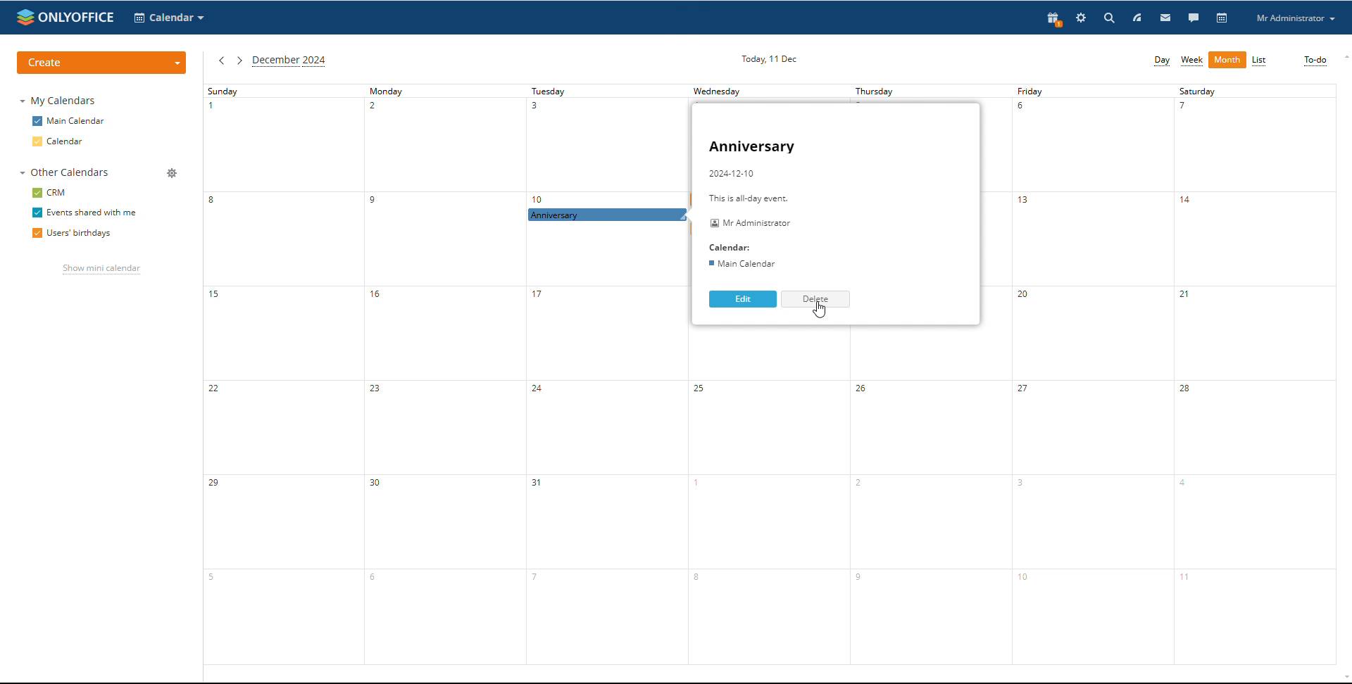 This screenshot has height=684, width=1352. What do you see at coordinates (730, 247) in the screenshot?
I see `Calendar` at bounding box center [730, 247].